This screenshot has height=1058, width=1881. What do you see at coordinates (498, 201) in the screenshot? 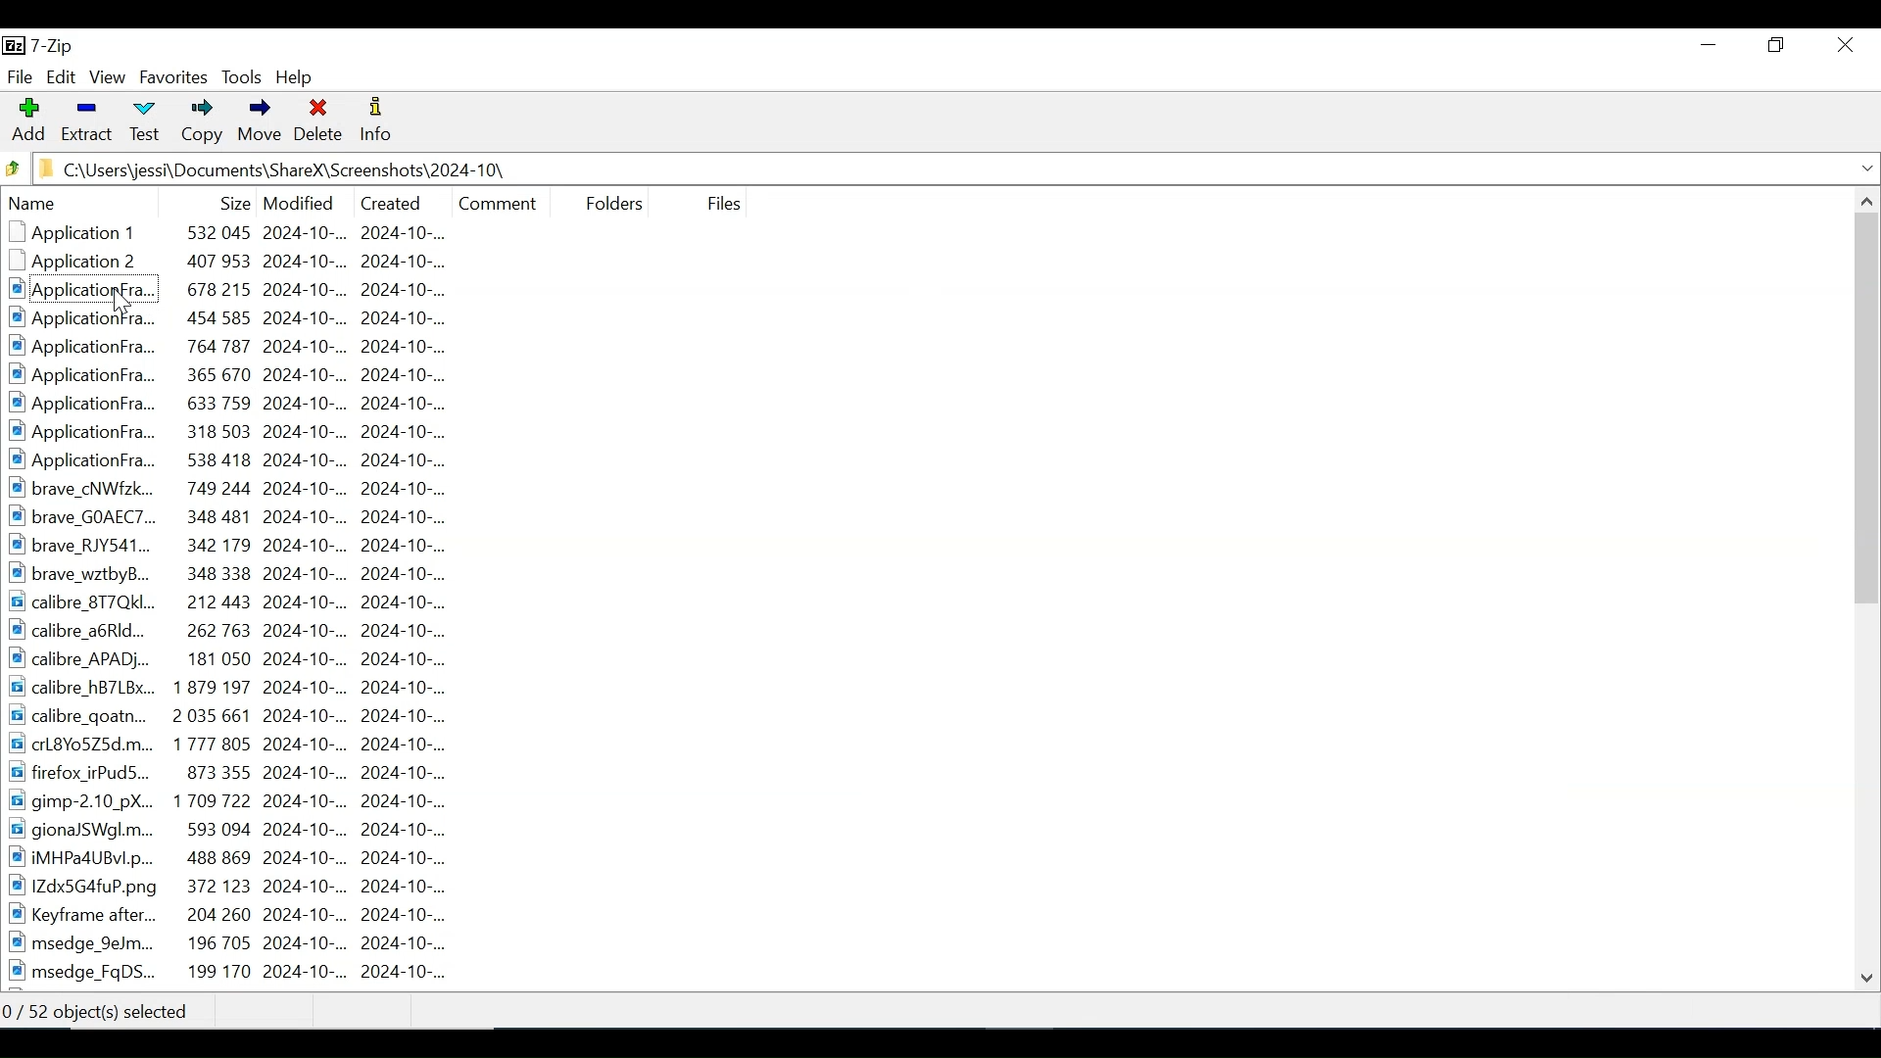
I see `Comment` at bounding box center [498, 201].